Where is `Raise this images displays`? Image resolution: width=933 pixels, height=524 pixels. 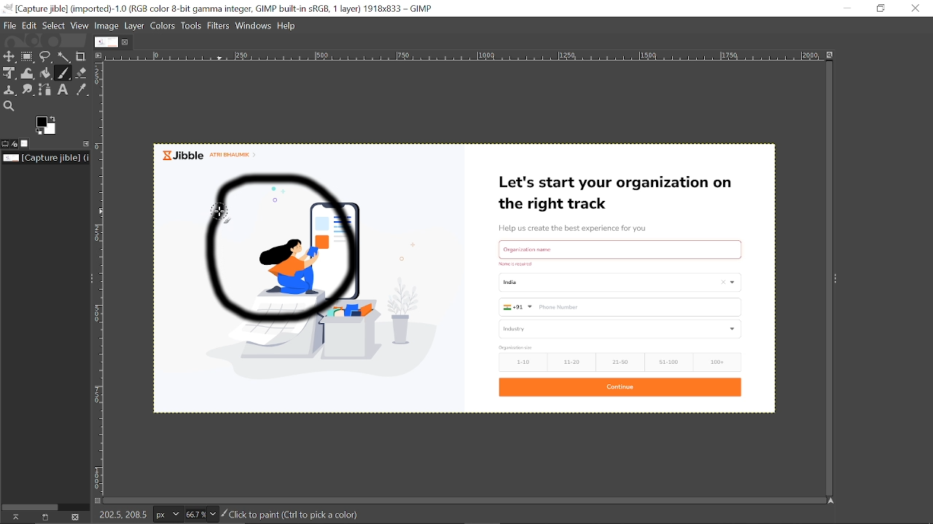 Raise this images displays is located at coordinates (14, 517).